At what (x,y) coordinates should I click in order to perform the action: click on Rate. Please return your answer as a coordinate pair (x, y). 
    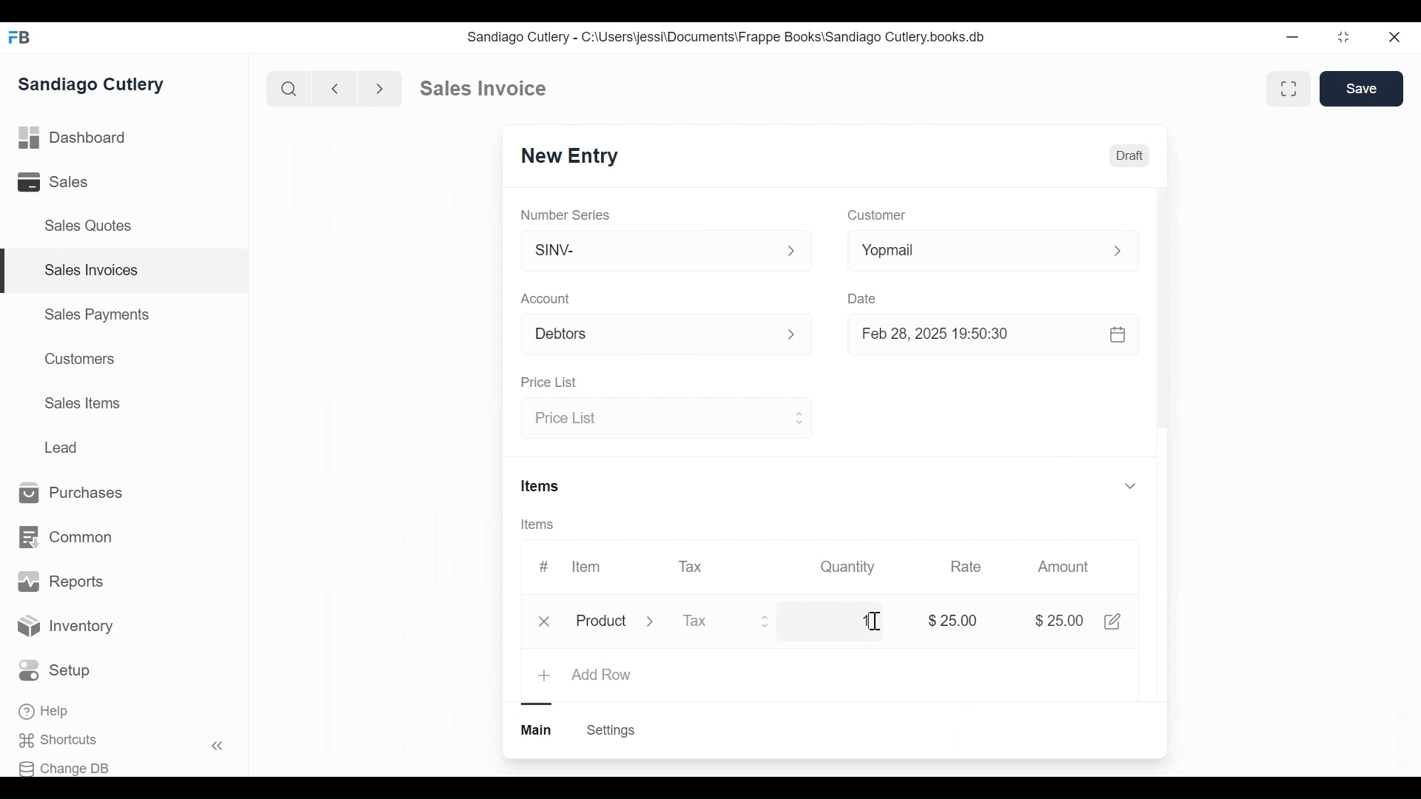
    Looking at the image, I should click on (966, 567).